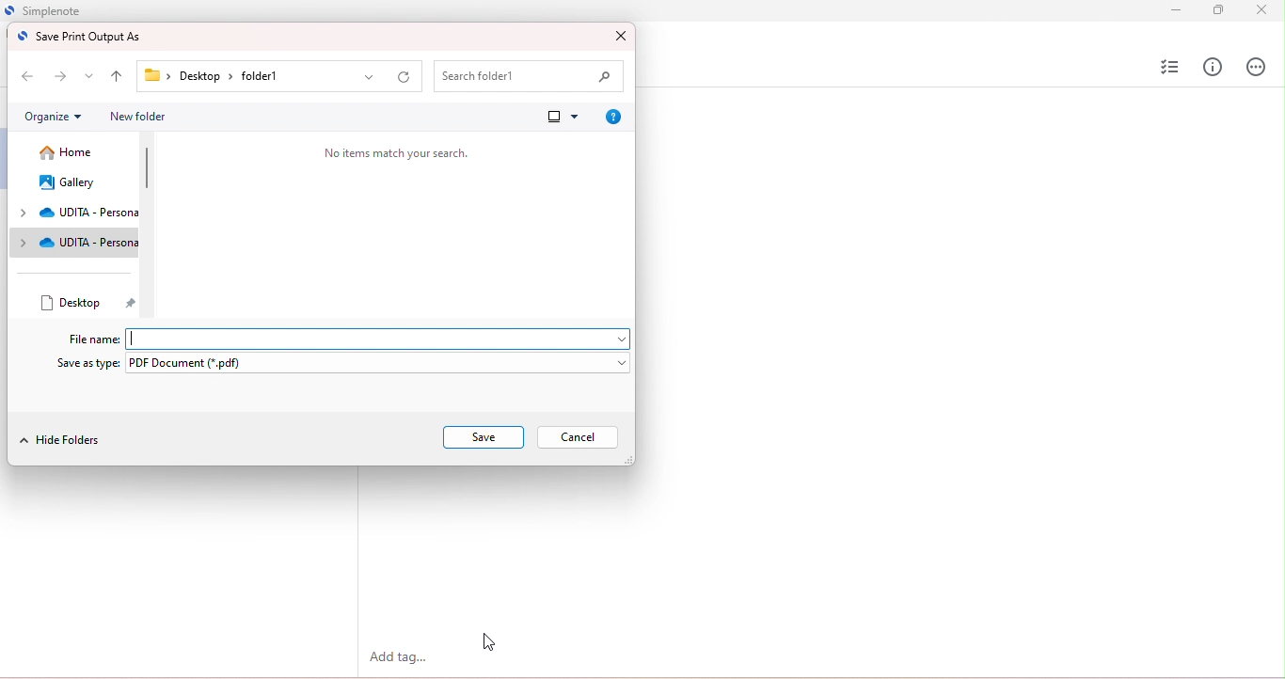  Describe the element at coordinates (53, 117) in the screenshot. I see `organize` at that location.